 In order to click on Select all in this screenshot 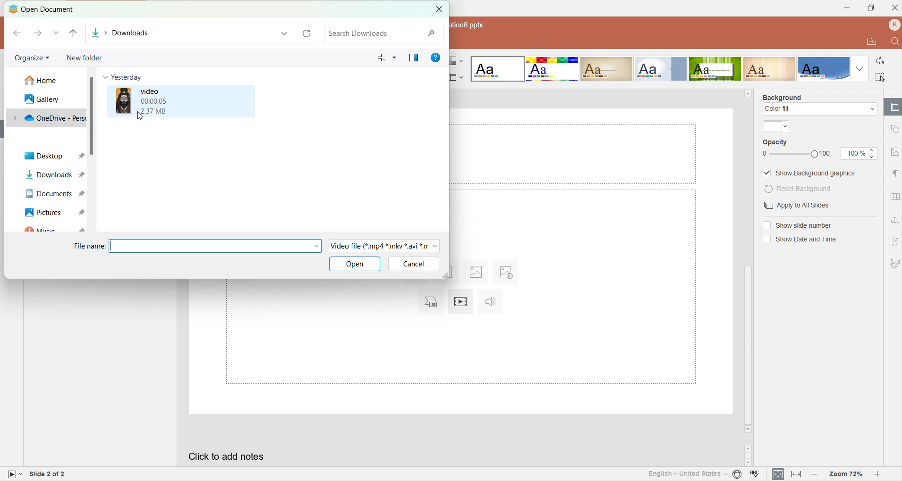, I will do `click(881, 76)`.